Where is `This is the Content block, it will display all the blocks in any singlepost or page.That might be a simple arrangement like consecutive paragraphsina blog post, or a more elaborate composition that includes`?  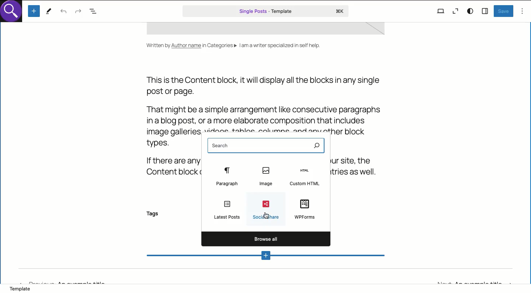
This is the Content block, it will display all the blocks in any singlepost or page.That might be a simple arrangement like consecutive paragraphsina blog post, or a more elaborate composition that includes is located at coordinates (263, 98).